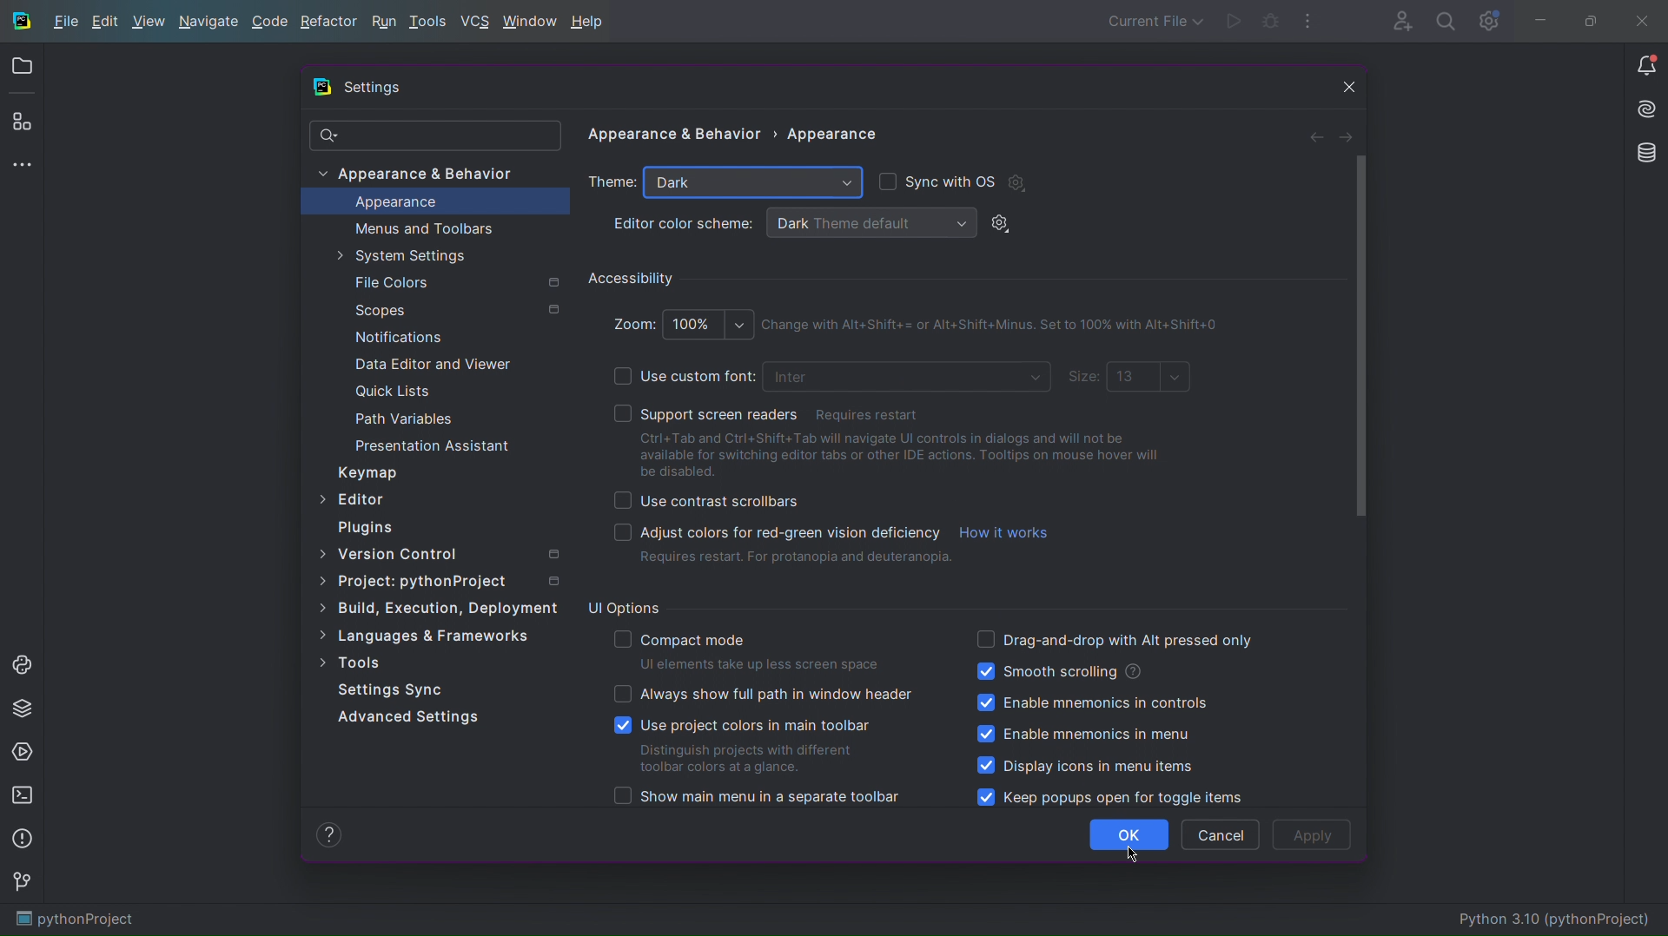  What do you see at coordinates (745, 743) in the screenshot?
I see `Use project colors in main toolbar` at bounding box center [745, 743].